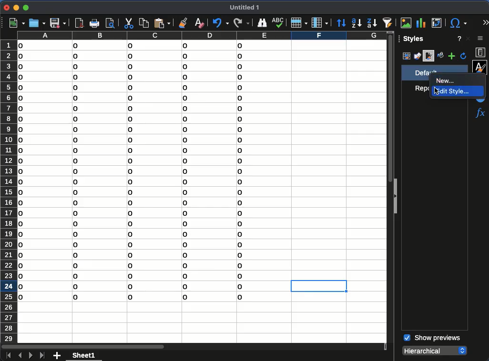 This screenshot has width=489, height=361. I want to click on cell styles, so click(405, 56).